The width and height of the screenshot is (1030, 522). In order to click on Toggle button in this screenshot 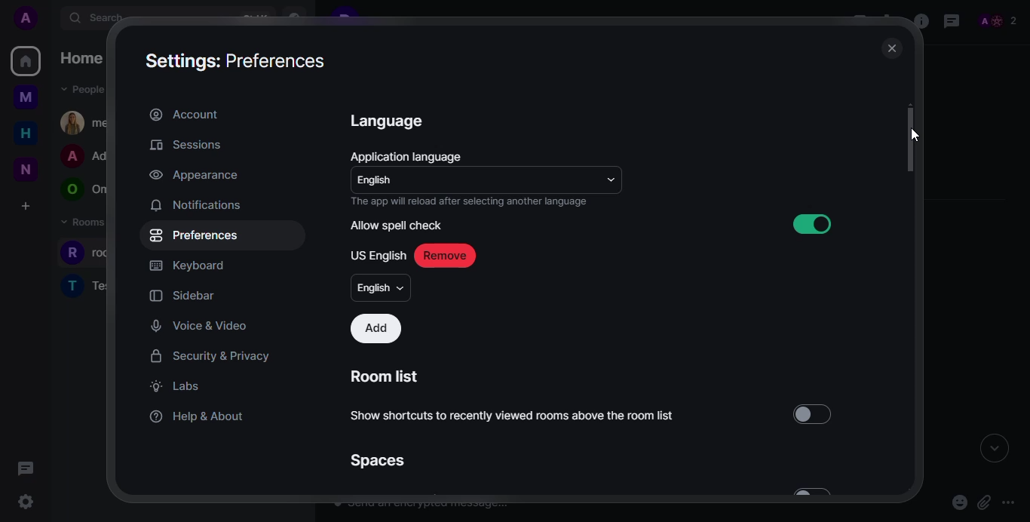, I will do `click(808, 223)`.